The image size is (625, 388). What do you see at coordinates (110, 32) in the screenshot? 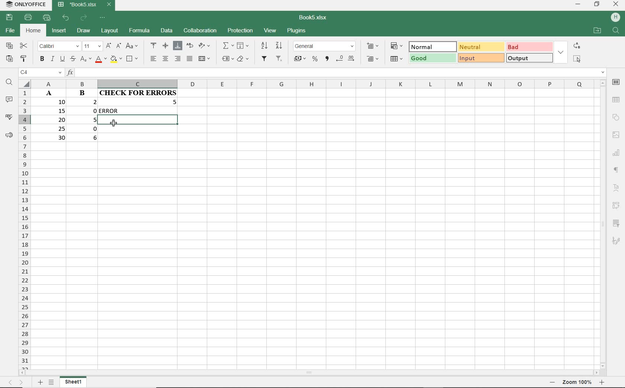
I see `LAYOUT` at bounding box center [110, 32].